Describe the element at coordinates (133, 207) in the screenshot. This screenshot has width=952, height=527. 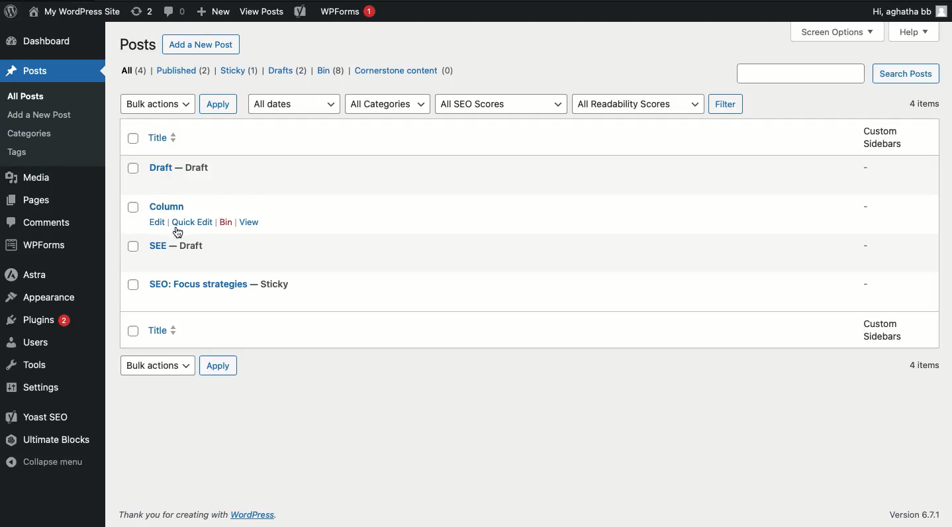
I see `checkbox` at that location.